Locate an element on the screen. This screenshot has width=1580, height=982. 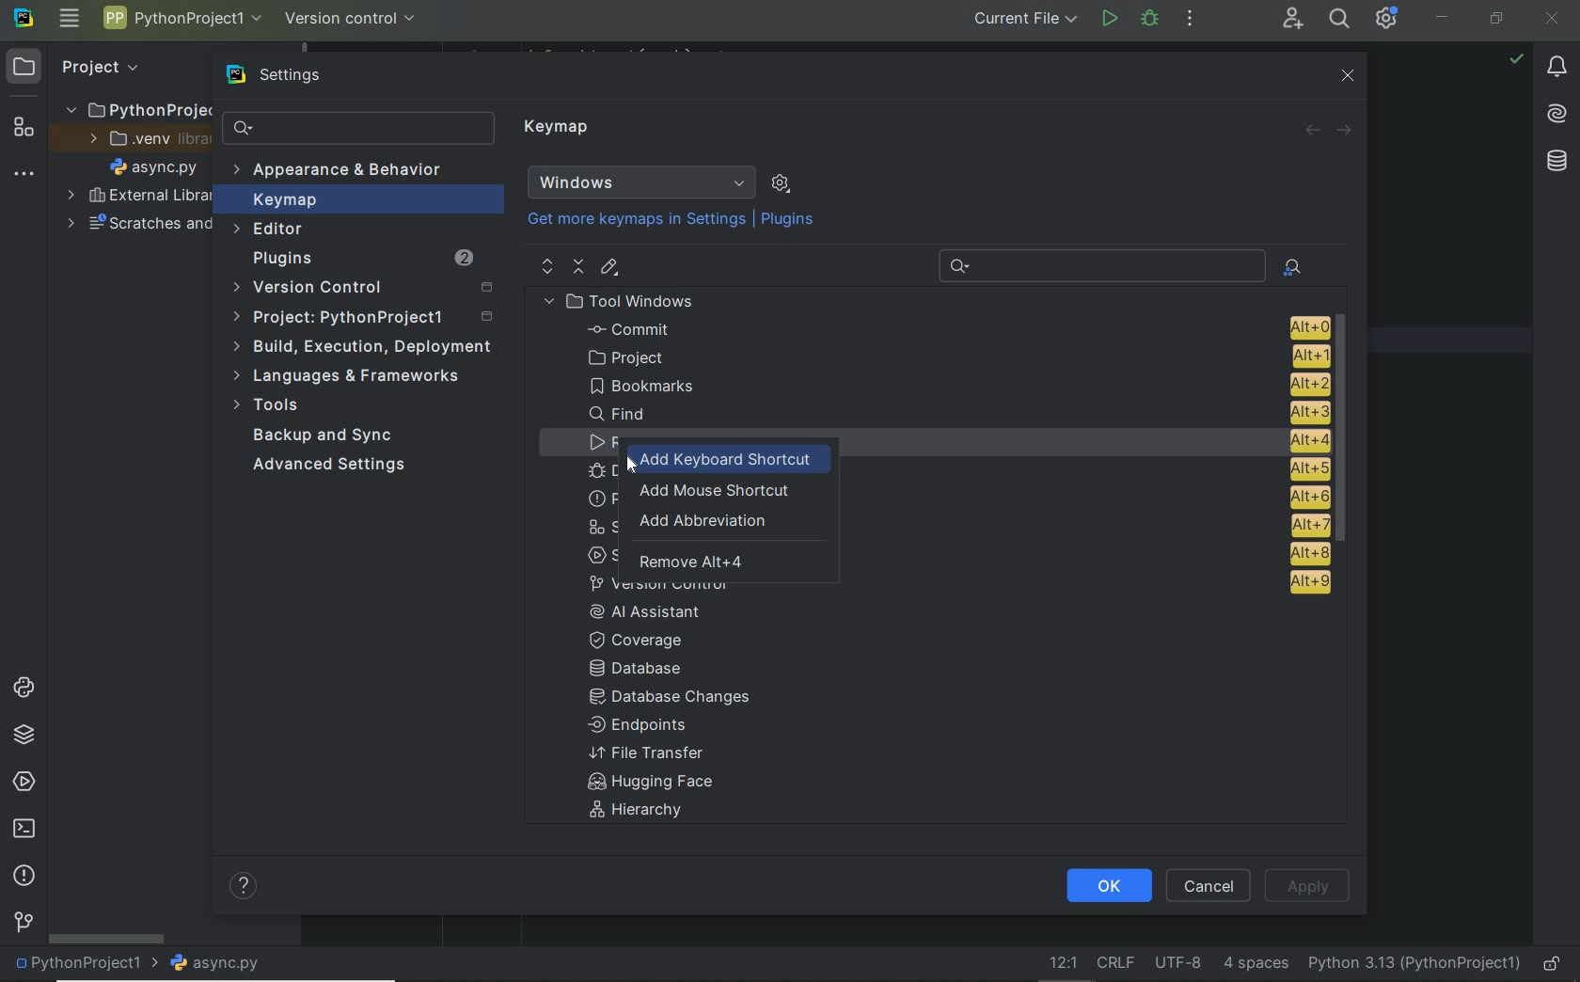
alt + 6 is located at coordinates (1307, 498).